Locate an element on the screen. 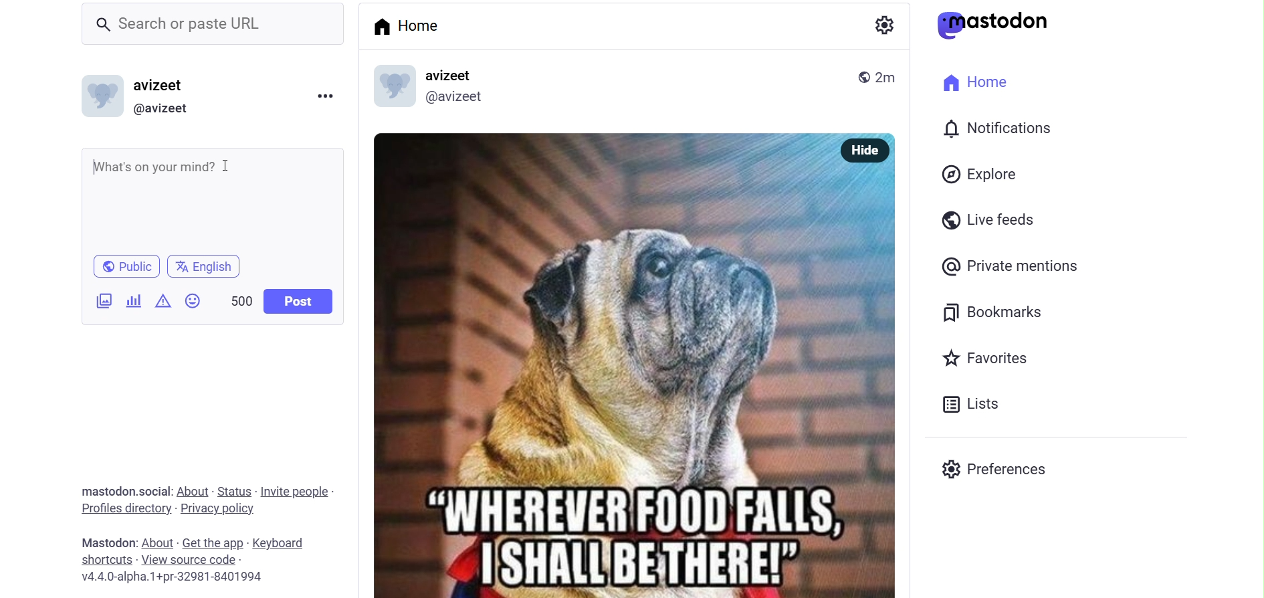  display picture is located at coordinates (398, 84).